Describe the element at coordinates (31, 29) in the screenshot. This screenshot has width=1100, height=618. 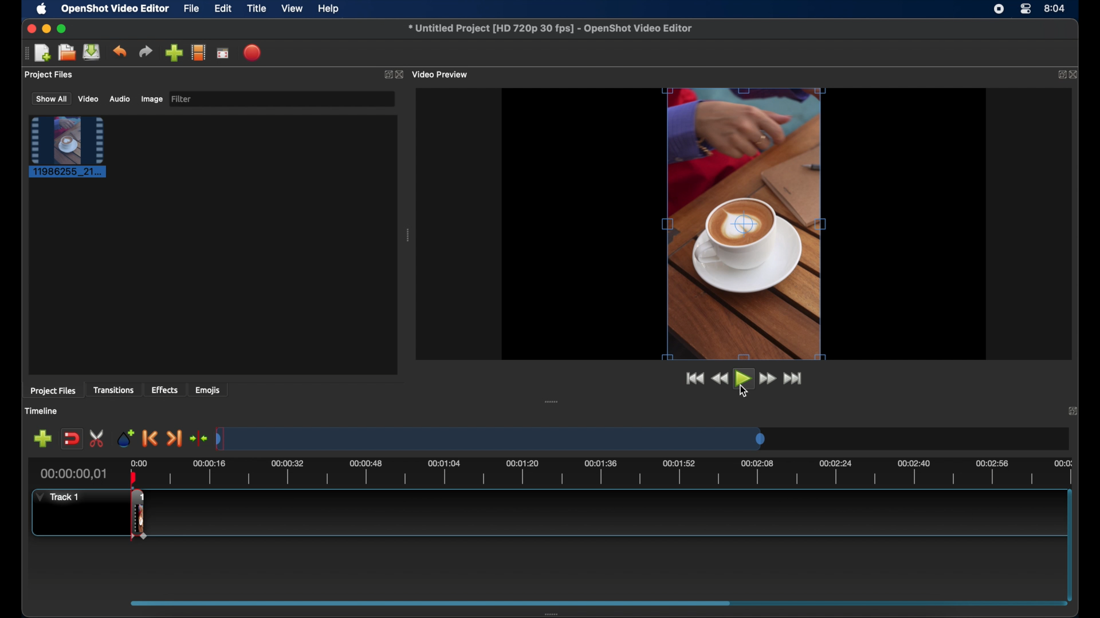
I see `close` at that location.